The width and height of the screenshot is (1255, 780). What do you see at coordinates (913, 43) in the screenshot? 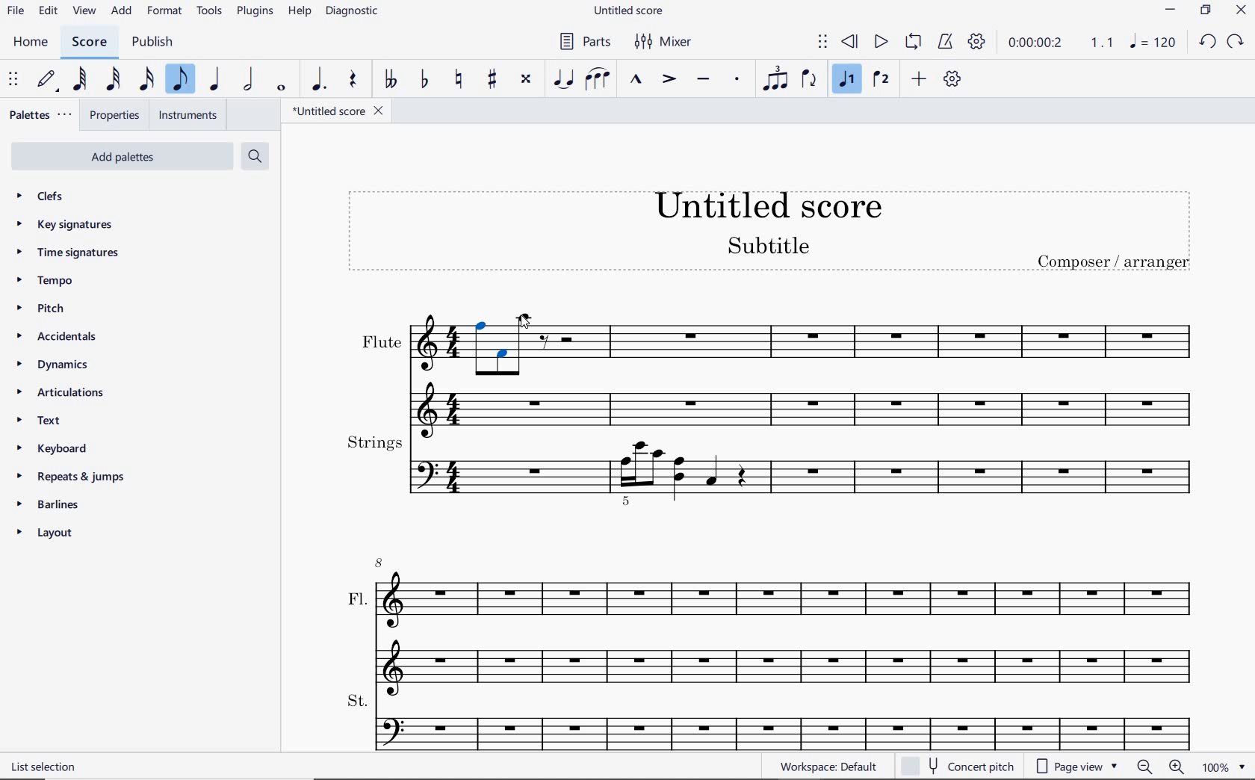
I see `LOOP PLAYBACK` at bounding box center [913, 43].